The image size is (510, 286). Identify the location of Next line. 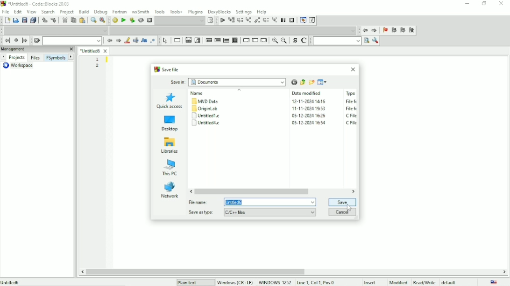
(240, 20).